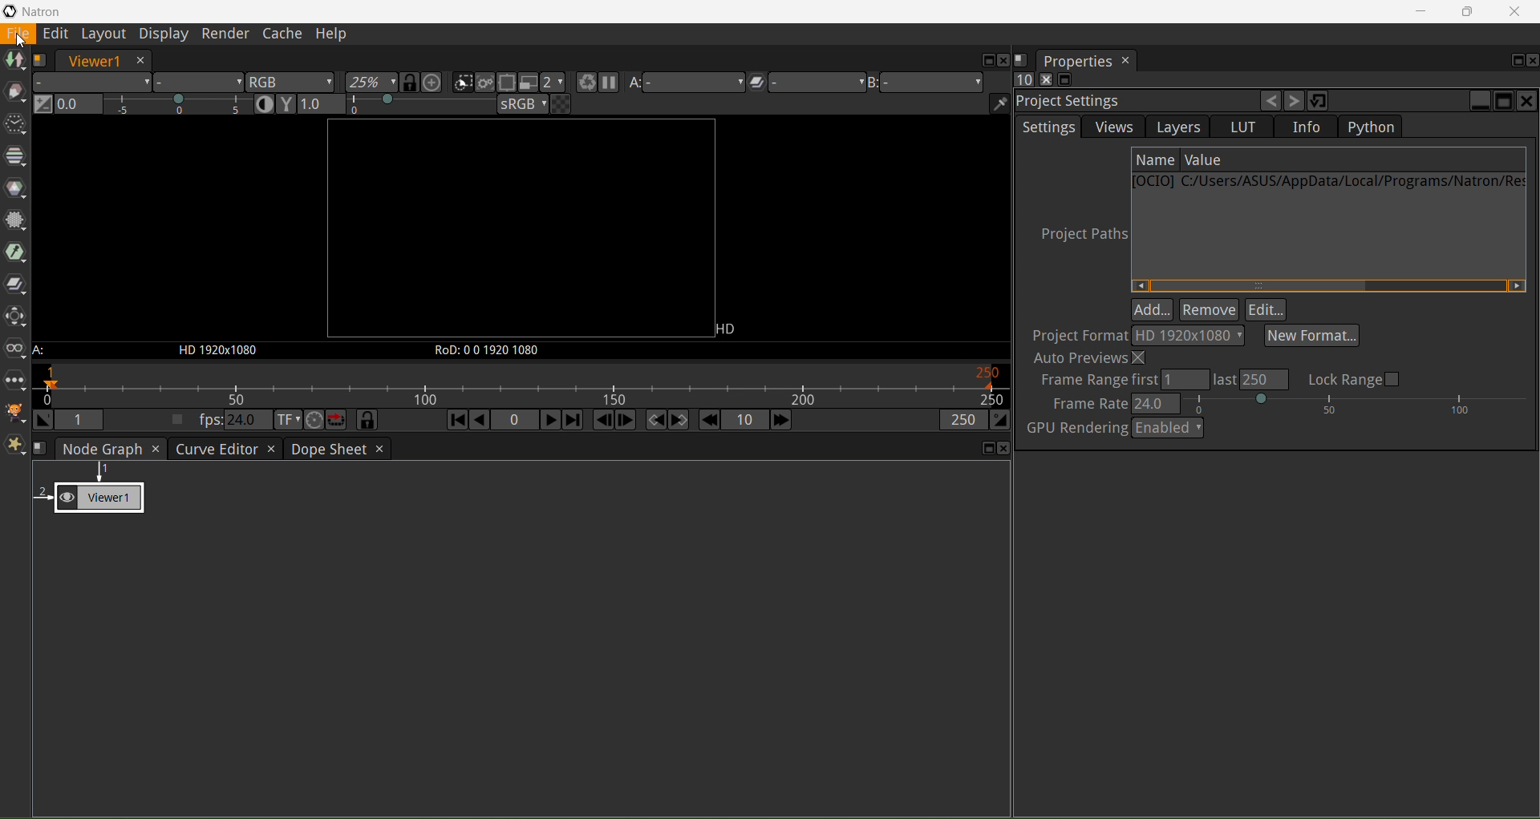 The image size is (1540, 819). Describe the element at coordinates (1268, 101) in the screenshot. I see `Undo the last change made to this operator` at that location.